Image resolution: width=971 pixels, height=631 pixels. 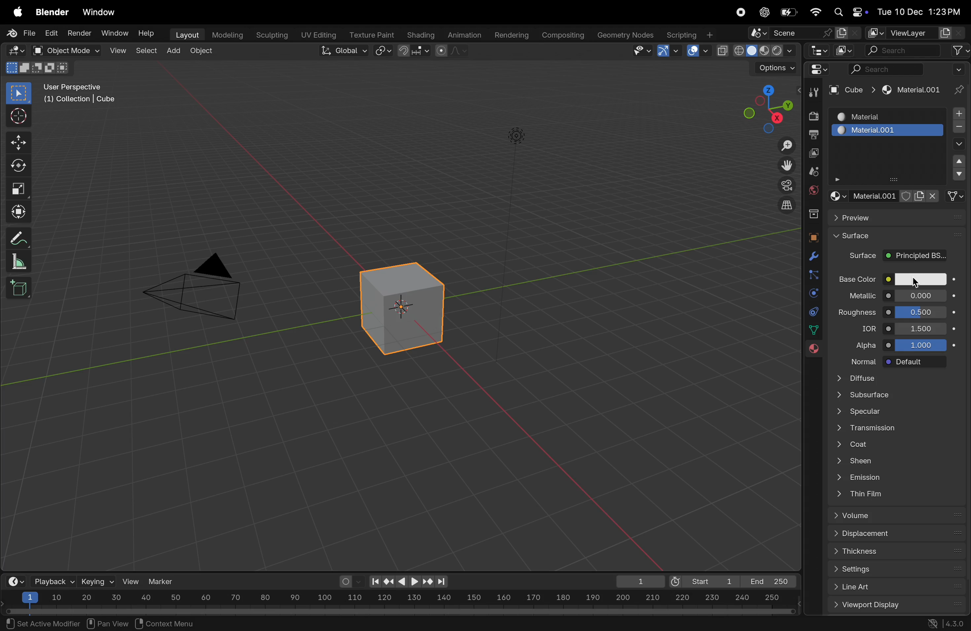 What do you see at coordinates (84, 93) in the screenshot?
I see `user perspective` at bounding box center [84, 93].